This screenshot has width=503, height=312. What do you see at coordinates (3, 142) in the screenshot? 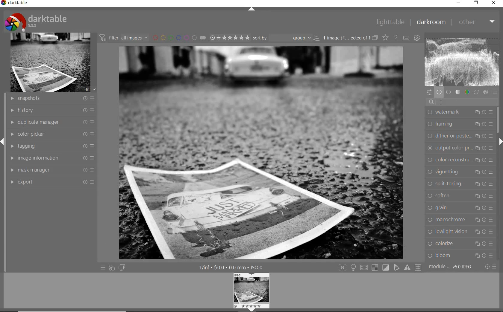
I see `expand/collapse` at bounding box center [3, 142].